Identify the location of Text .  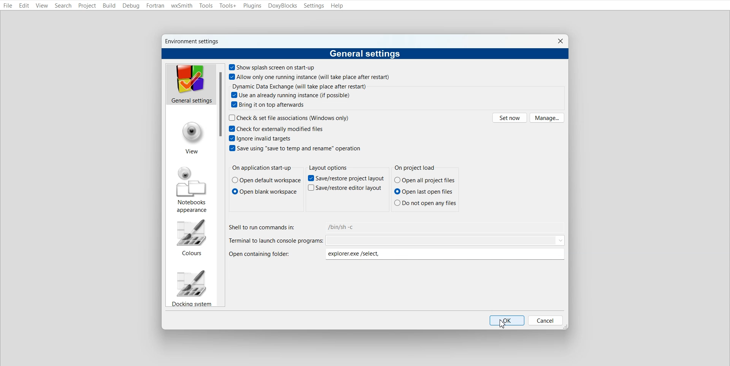
(300, 86).